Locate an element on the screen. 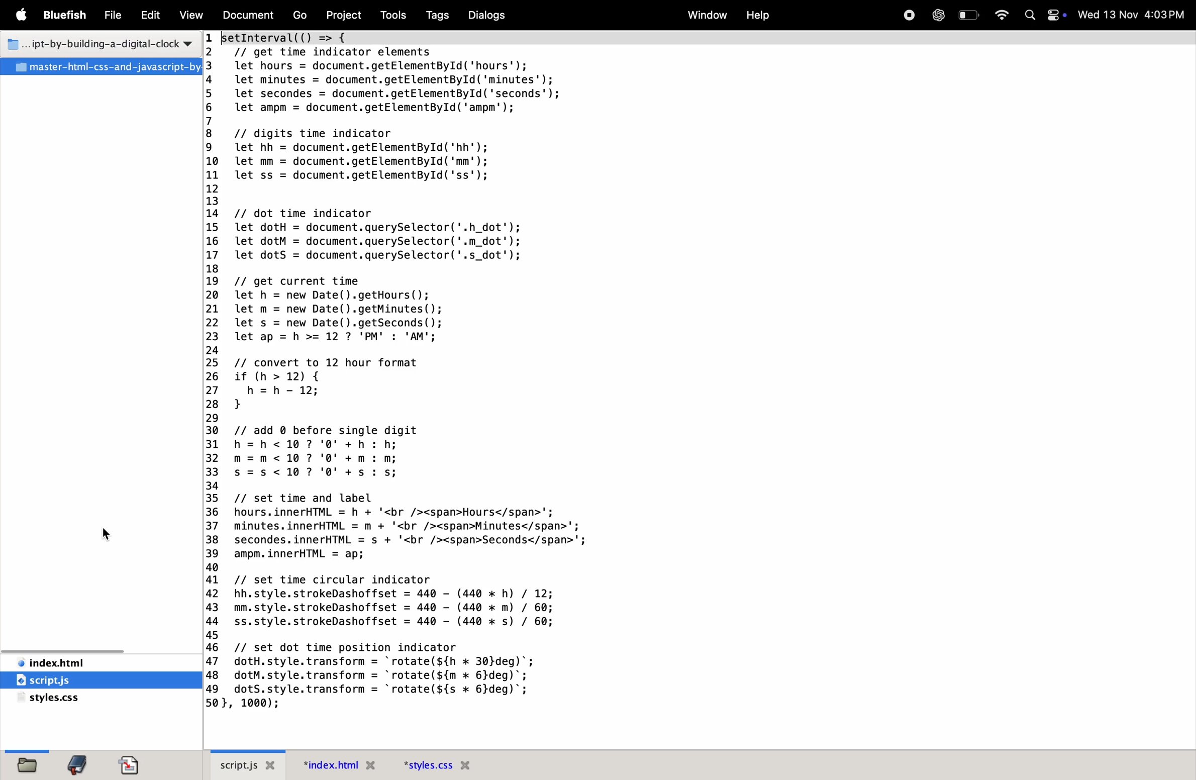 The height and width of the screenshot is (780, 1196). view is located at coordinates (188, 16).